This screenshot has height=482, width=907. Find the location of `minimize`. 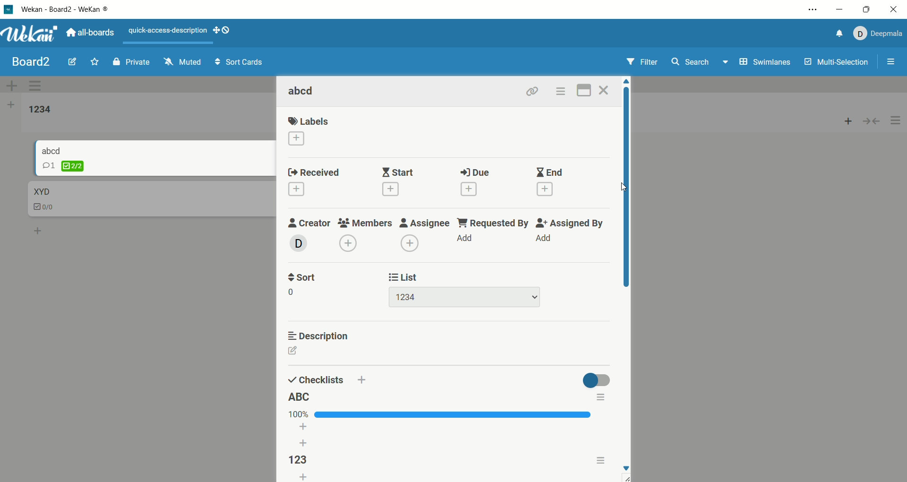

minimize is located at coordinates (840, 10).